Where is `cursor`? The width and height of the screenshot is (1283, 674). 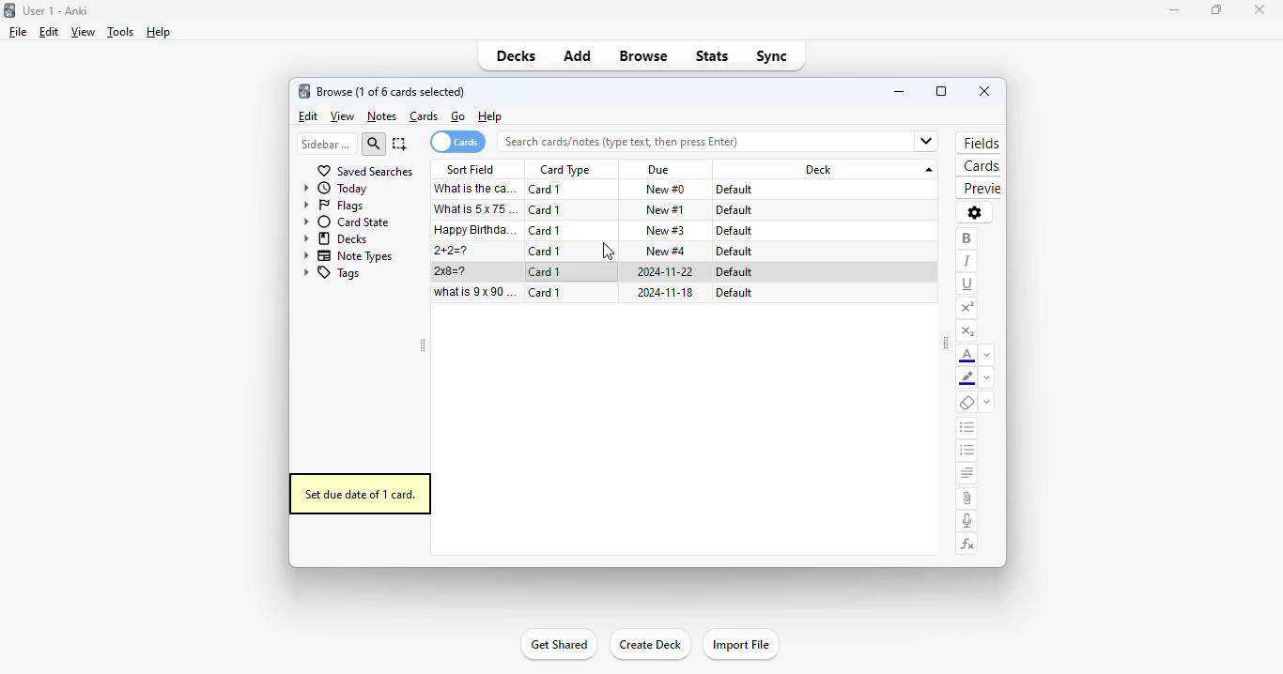 cursor is located at coordinates (608, 253).